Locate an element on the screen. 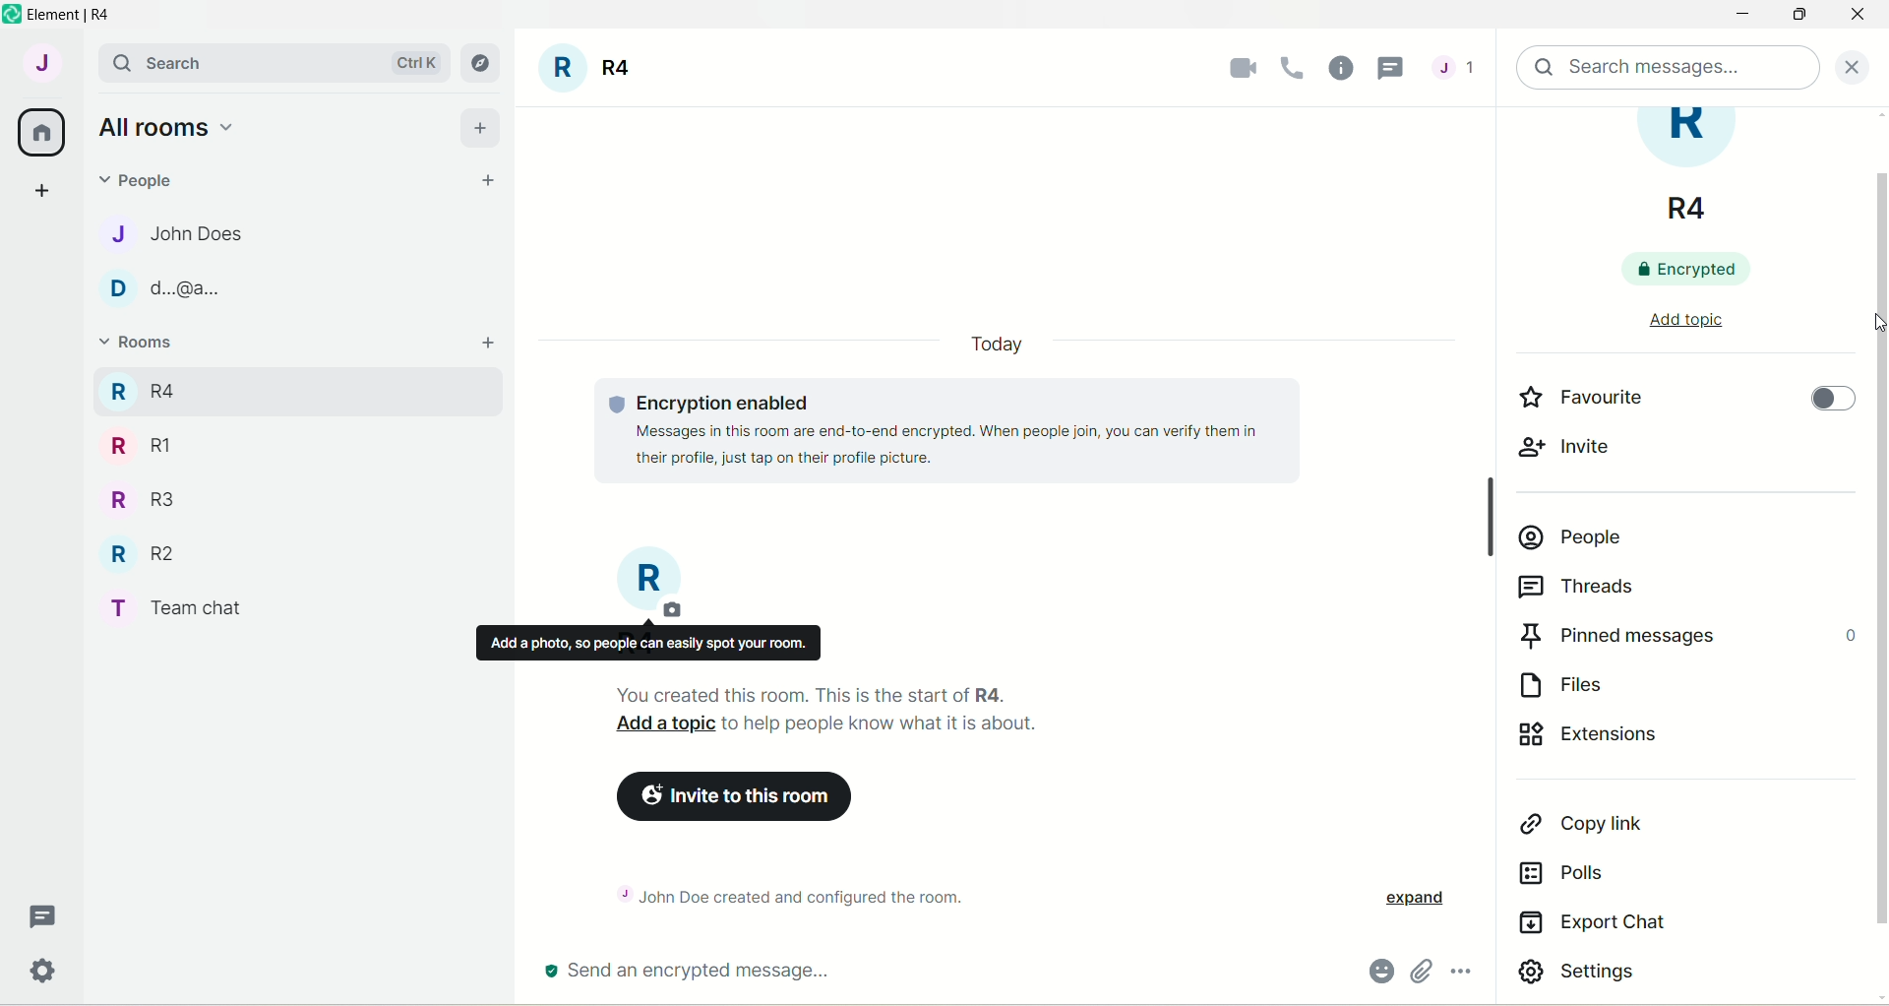 Image resolution: width=1889 pixels, height=1006 pixels. Ctrl K is located at coordinates (412, 63).